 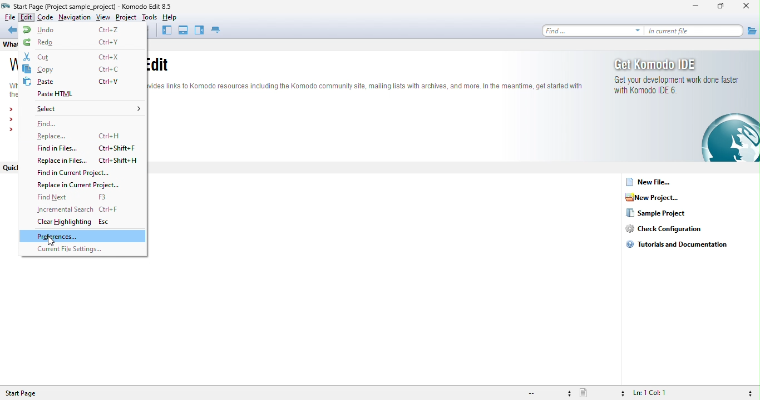 I want to click on find in current project, so click(x=81, y=173).